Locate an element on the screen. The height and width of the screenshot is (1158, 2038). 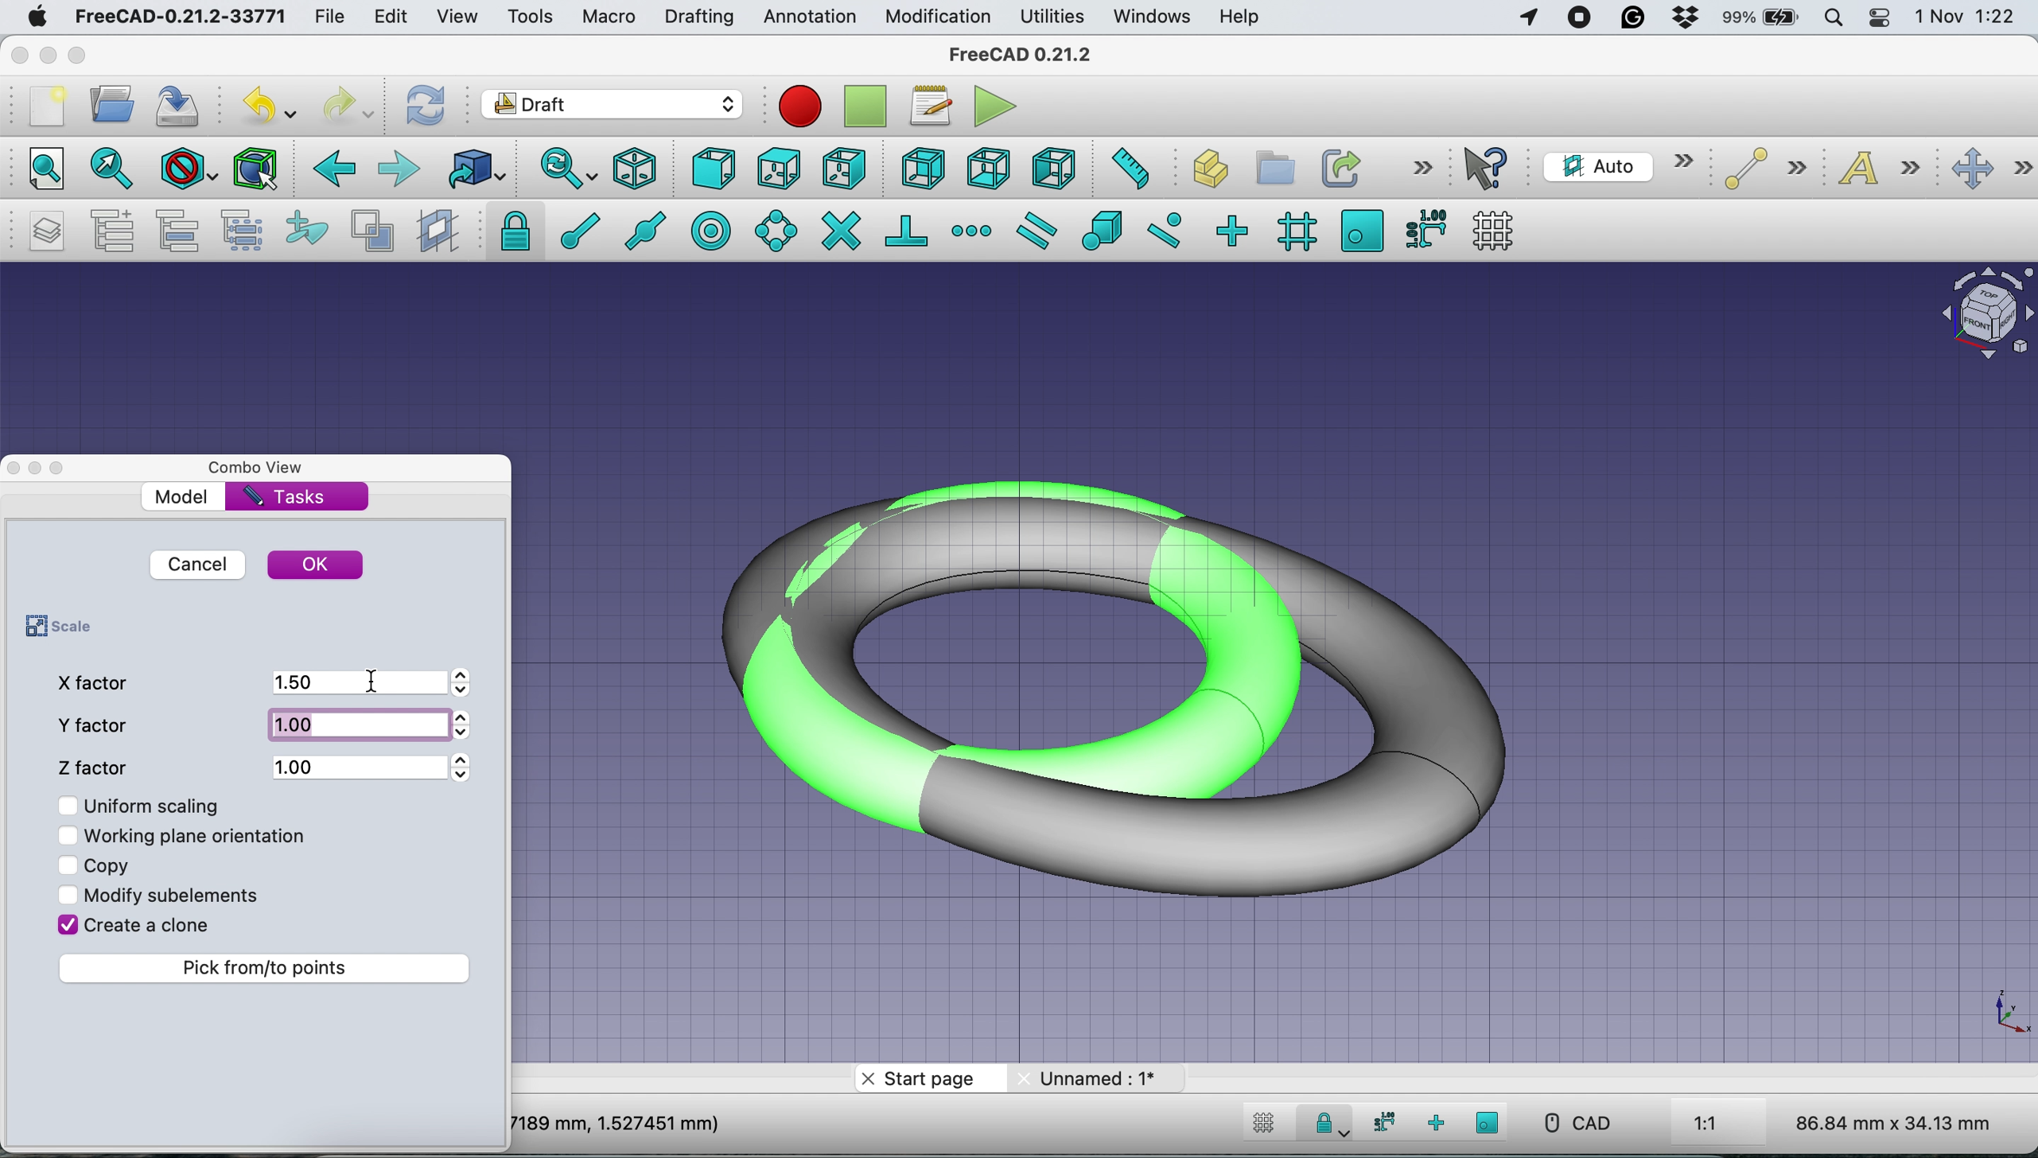
snap lock is located at coordinates (508, 231).